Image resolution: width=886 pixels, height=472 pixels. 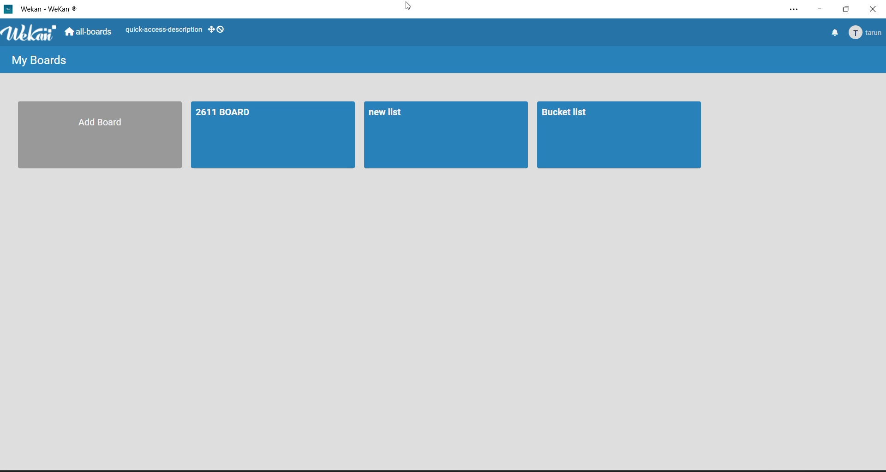 What do you see at coordinates (269, 135) in the screenshot?
I see `2611 BOARD` at bounding box center [269, 135].